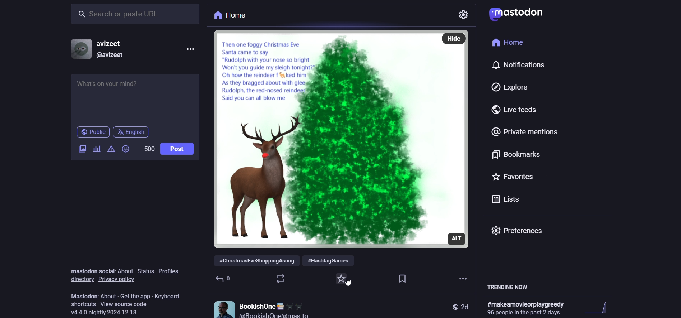 The height and width of the screenshot is (318, 681). What do you see at coordinates (83, 304) in the screenshot?
I see `shortcut` at bounding box center [83, 304].